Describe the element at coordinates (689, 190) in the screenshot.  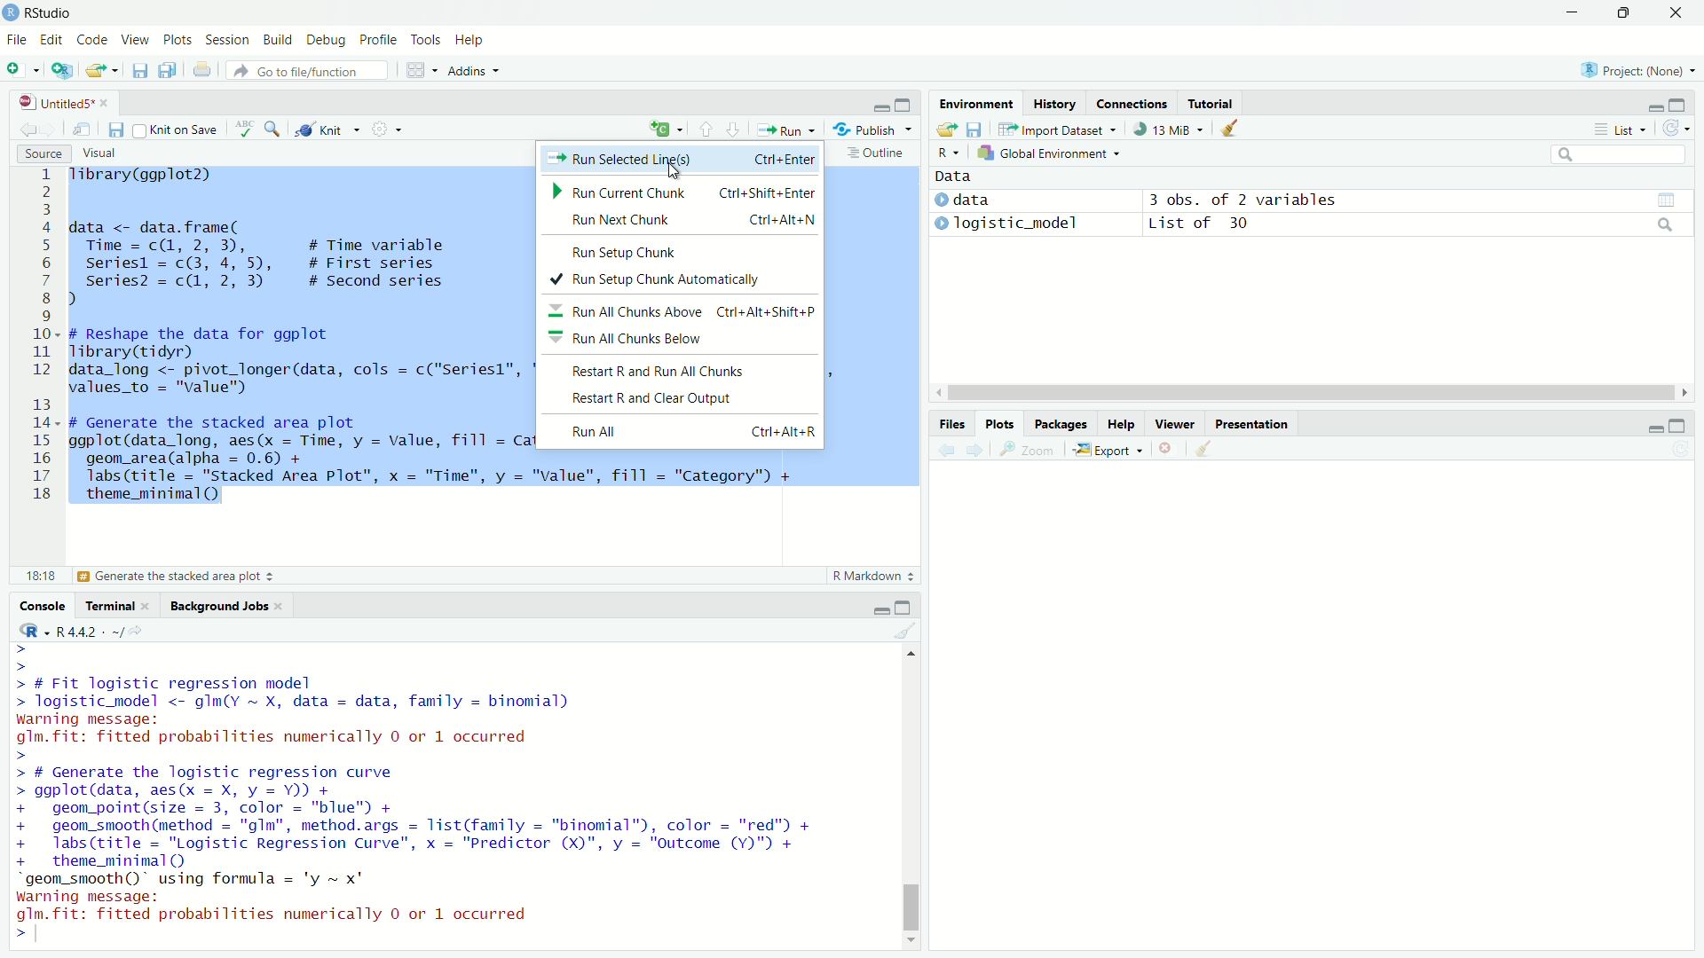
I see `Run Current Chunk Ctrl+Shift+Enter` at that location.